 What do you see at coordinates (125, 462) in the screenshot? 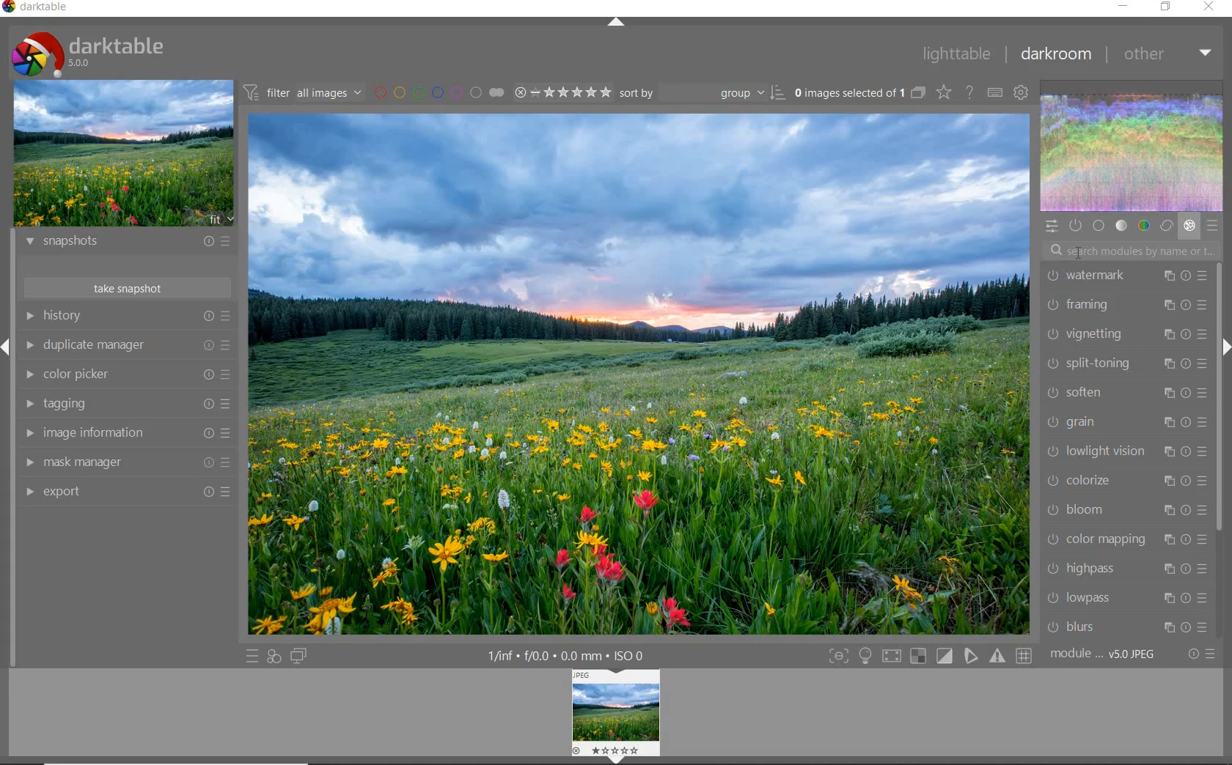
I see `mask manager` at bounding box center [125, 462].